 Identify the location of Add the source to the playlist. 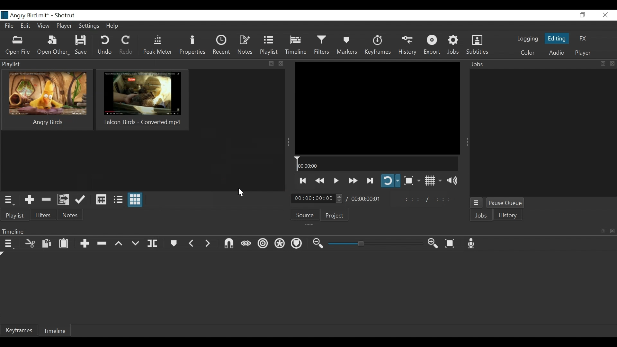
(29, 200).